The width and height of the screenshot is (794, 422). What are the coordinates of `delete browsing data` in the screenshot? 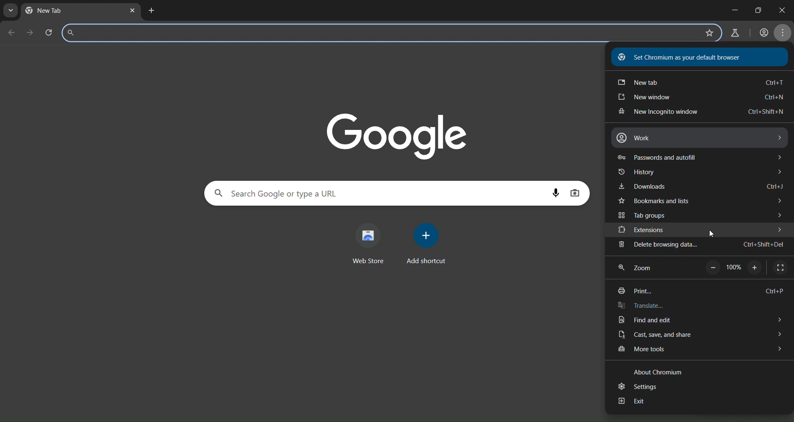 It's located at (699, 245).